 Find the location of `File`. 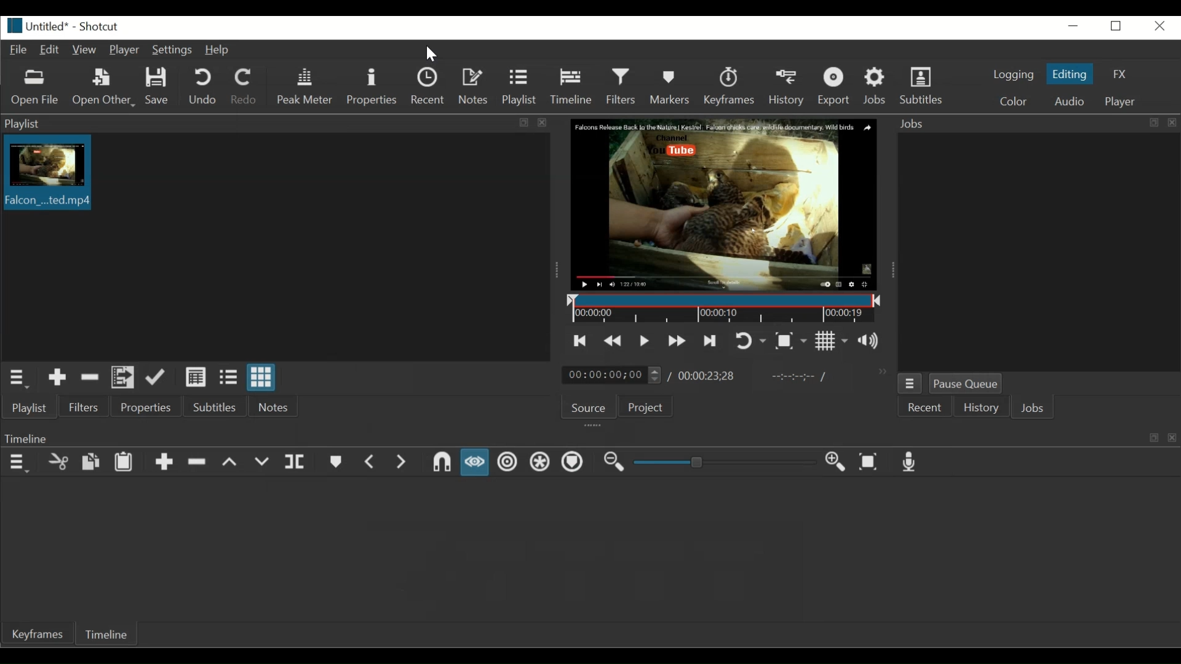

File is located at coordinates (17, 51).